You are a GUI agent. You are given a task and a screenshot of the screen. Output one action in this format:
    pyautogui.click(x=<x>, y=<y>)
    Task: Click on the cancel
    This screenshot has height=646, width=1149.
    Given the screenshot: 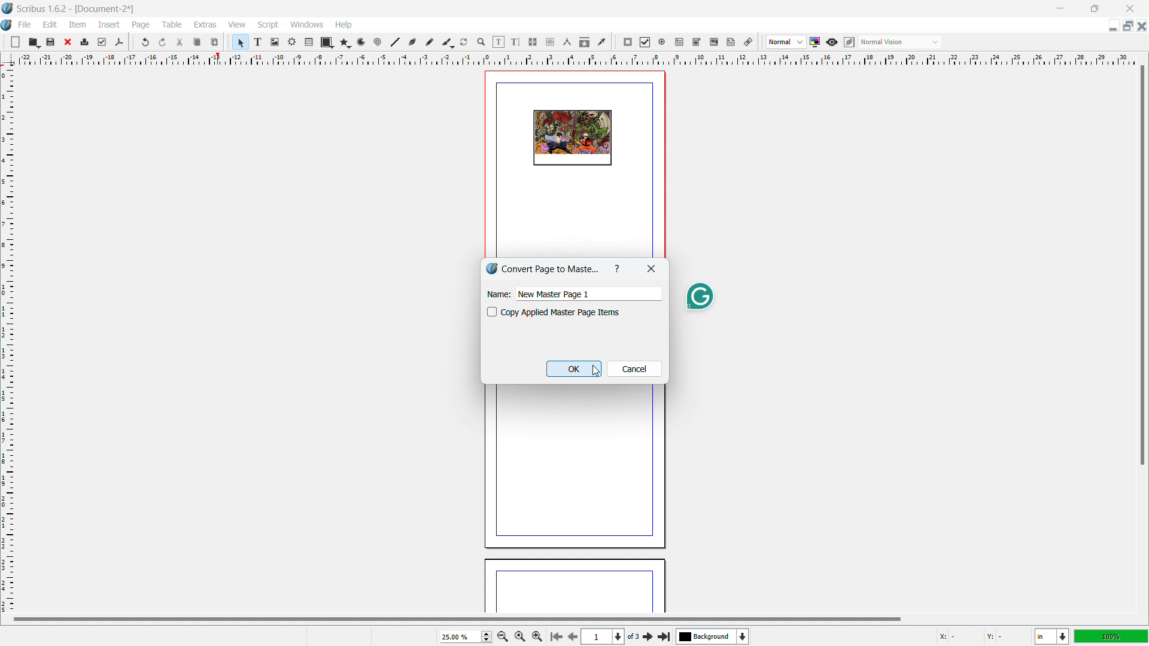 What is the action you would take?
    pyautogui.click(x=634, y=368)
    